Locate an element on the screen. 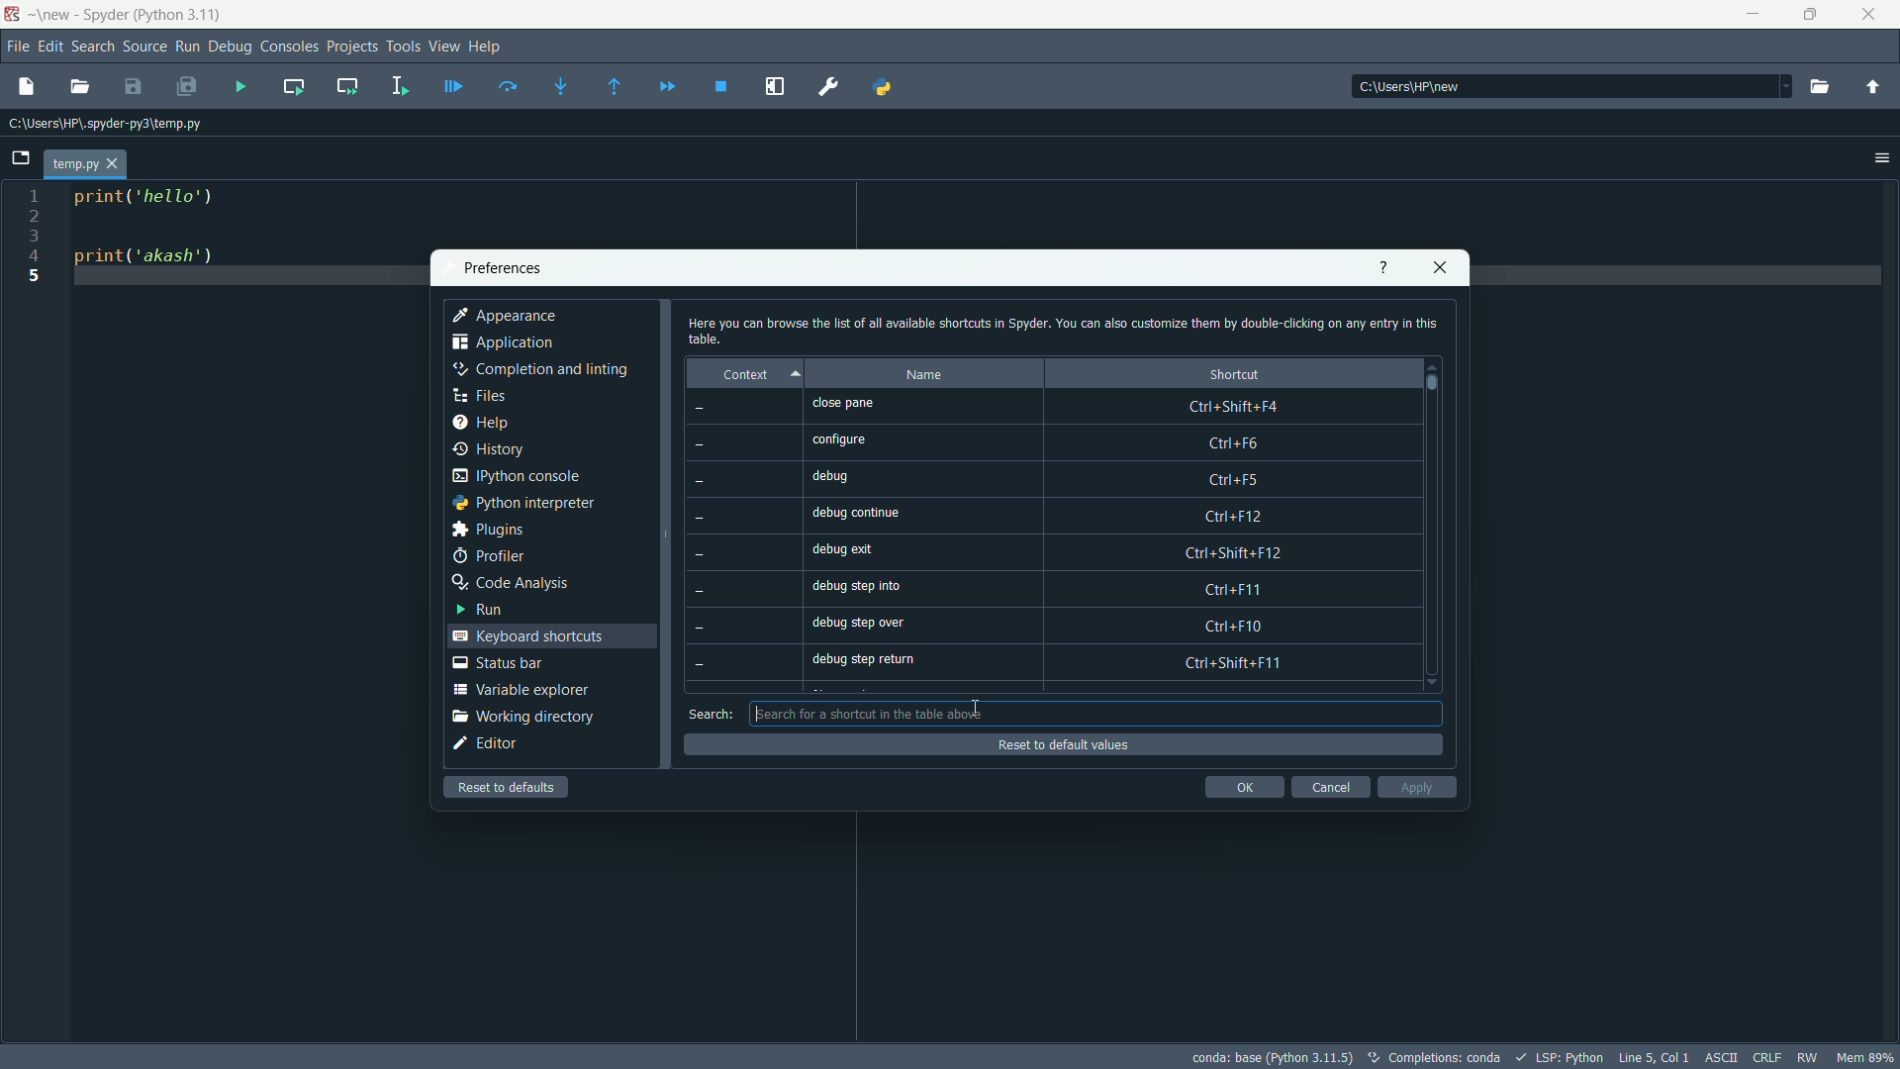 This screenshot has width=1900, height=1069. 2 is located at coordinates (33, 216).